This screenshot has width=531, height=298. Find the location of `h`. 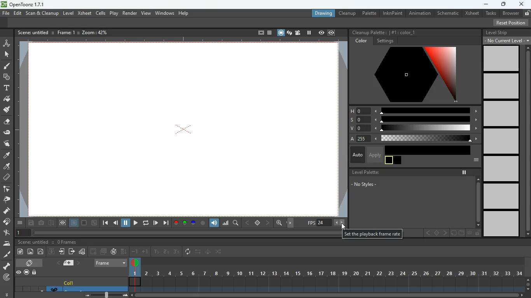

h is located at coordinates (414, 111).